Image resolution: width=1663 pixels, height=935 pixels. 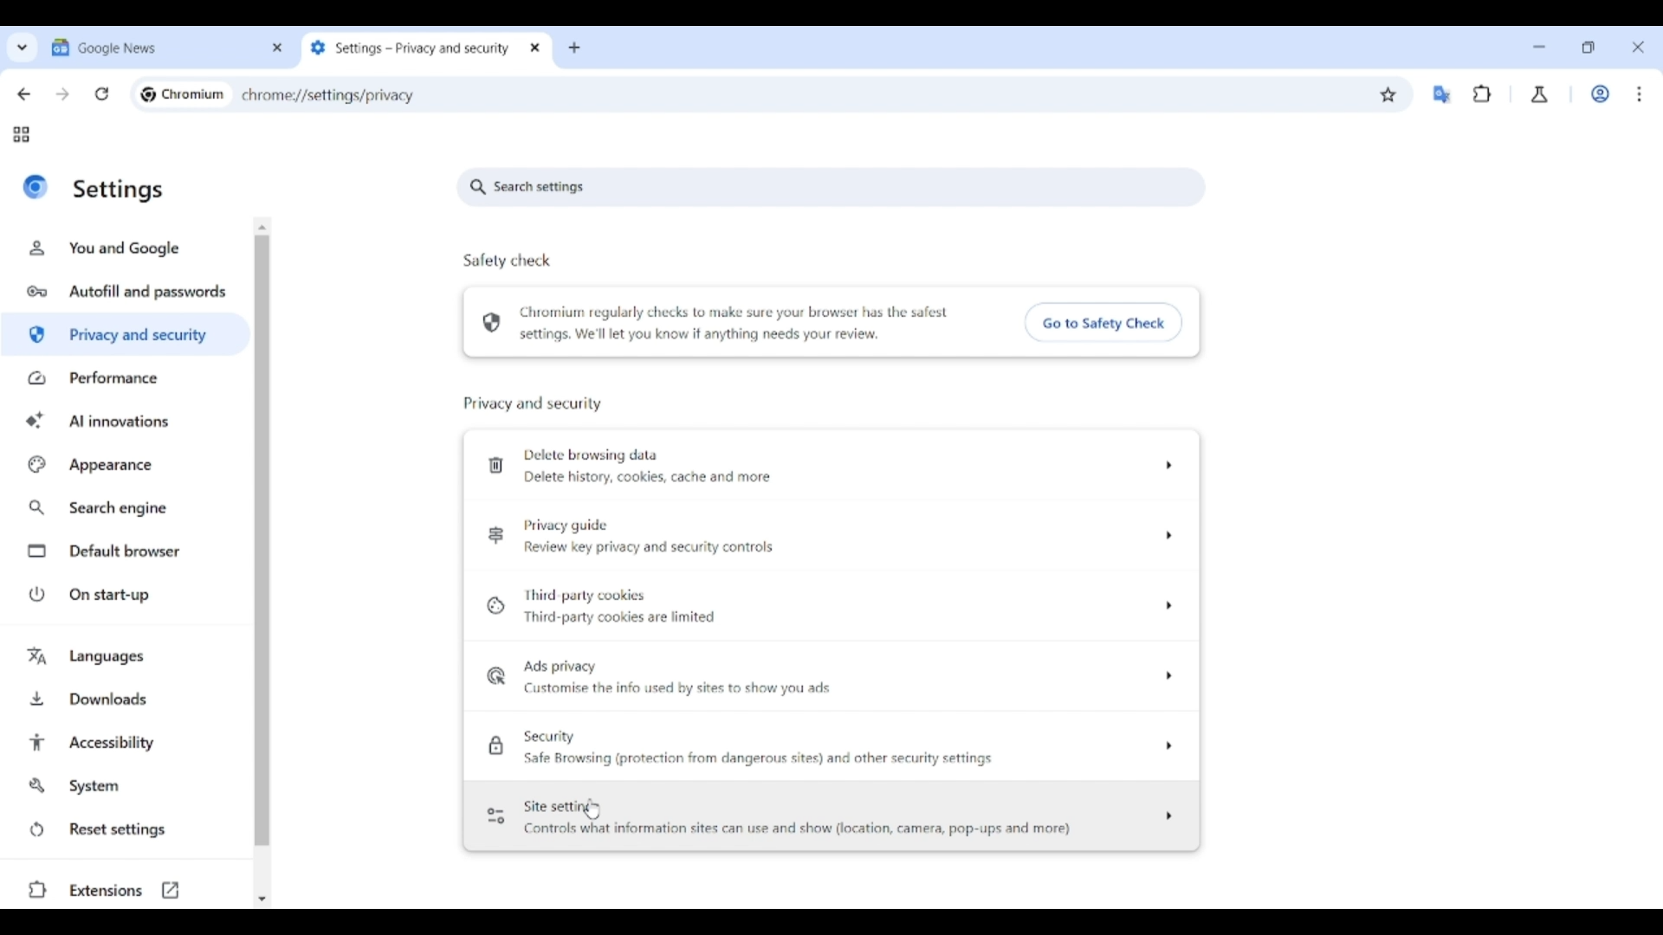 What do you see at coordinates (412, 48) in the screenshot?
I see `Tab 2 changed` at bounding box center [412, 48].